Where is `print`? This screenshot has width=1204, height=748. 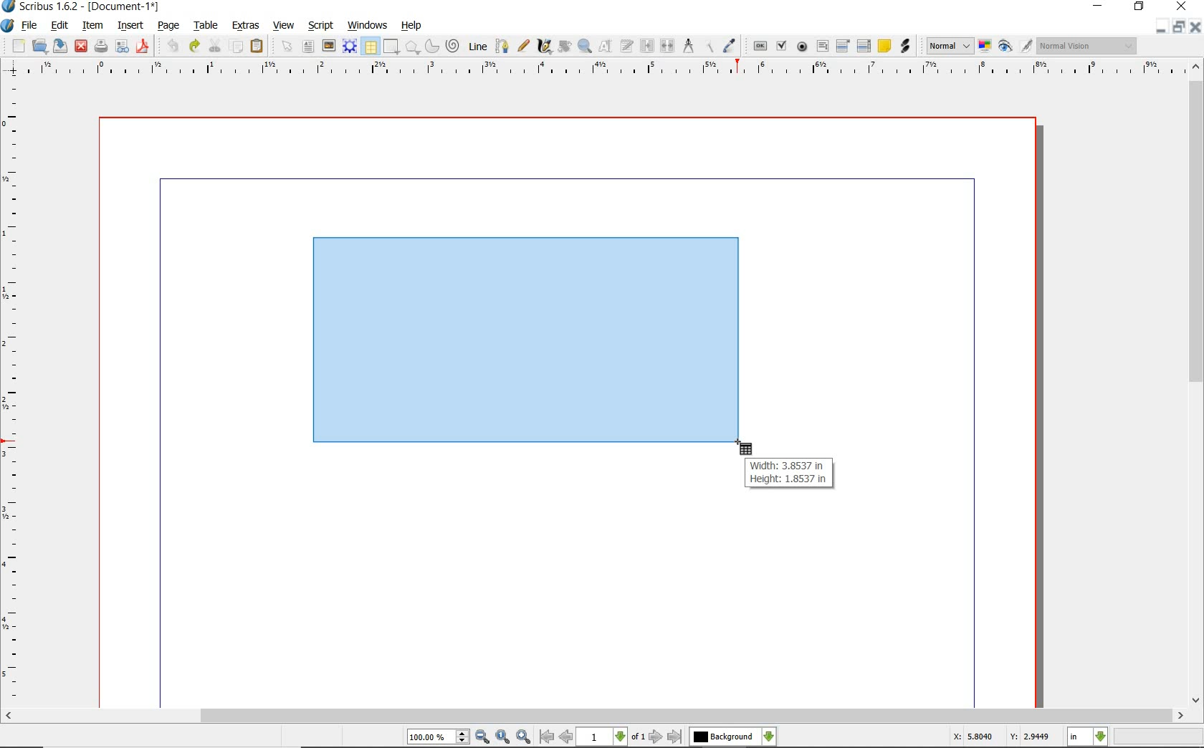
print is located at coordinates (100, 46).